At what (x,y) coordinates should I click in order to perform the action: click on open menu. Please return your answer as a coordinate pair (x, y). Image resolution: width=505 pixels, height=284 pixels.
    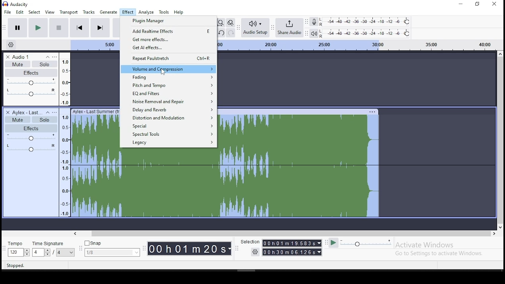
    Looking at the image, I should click on (54, 112).